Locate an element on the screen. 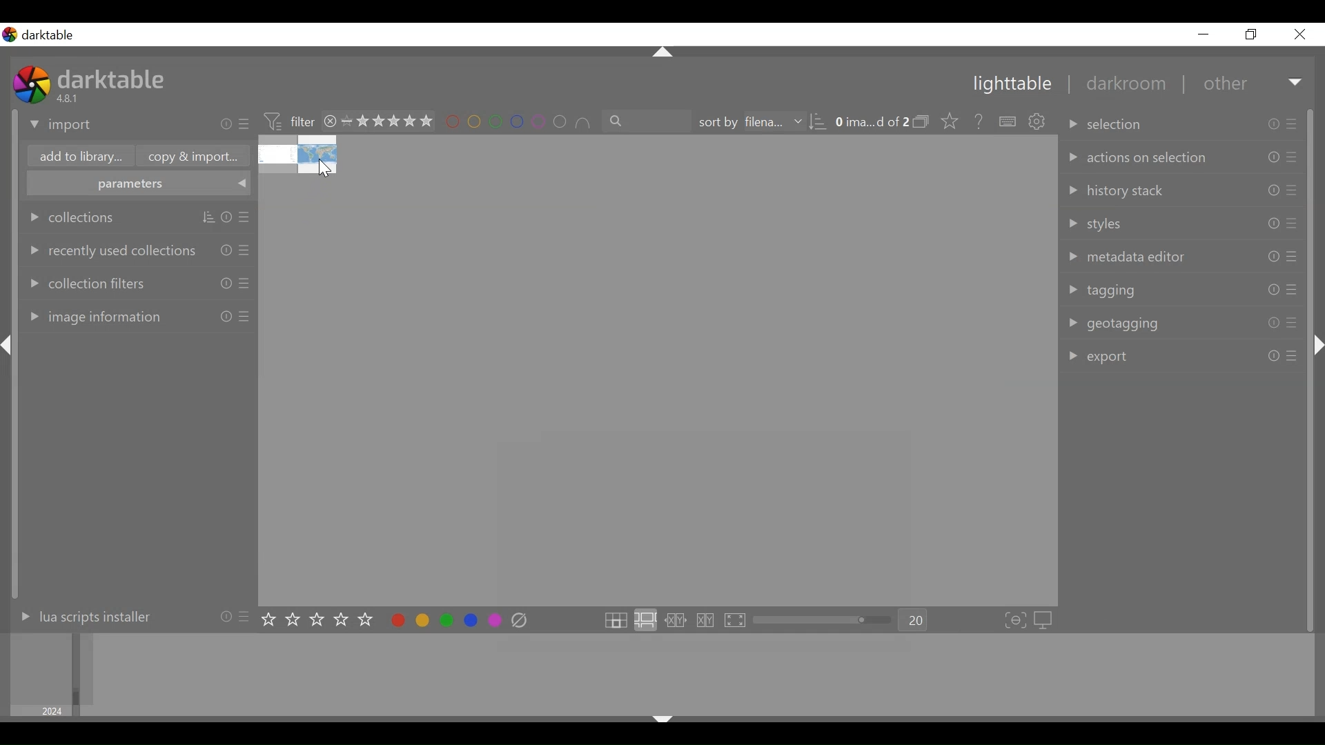   is located at coordinates (1203, 34).